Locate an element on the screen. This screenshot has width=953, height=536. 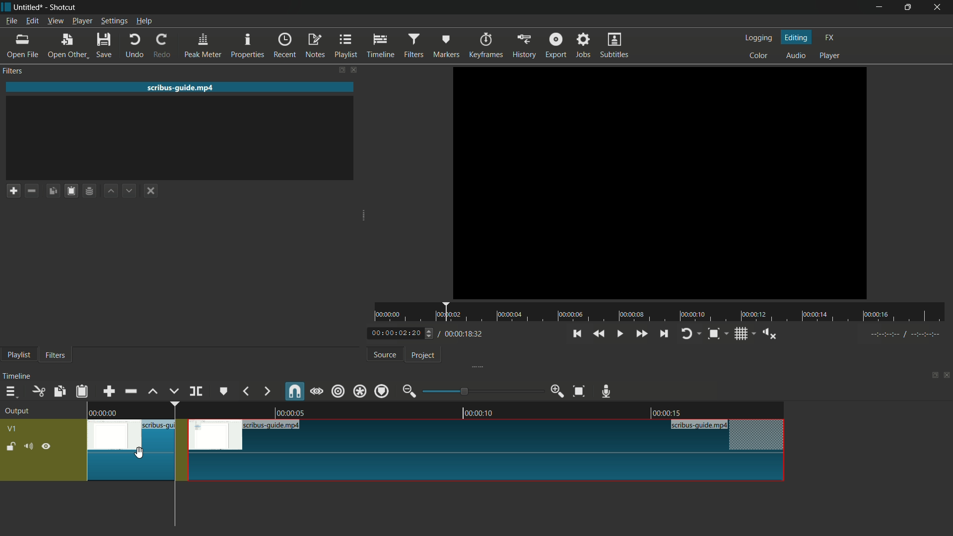
current time is located at coordinates (395, 334).